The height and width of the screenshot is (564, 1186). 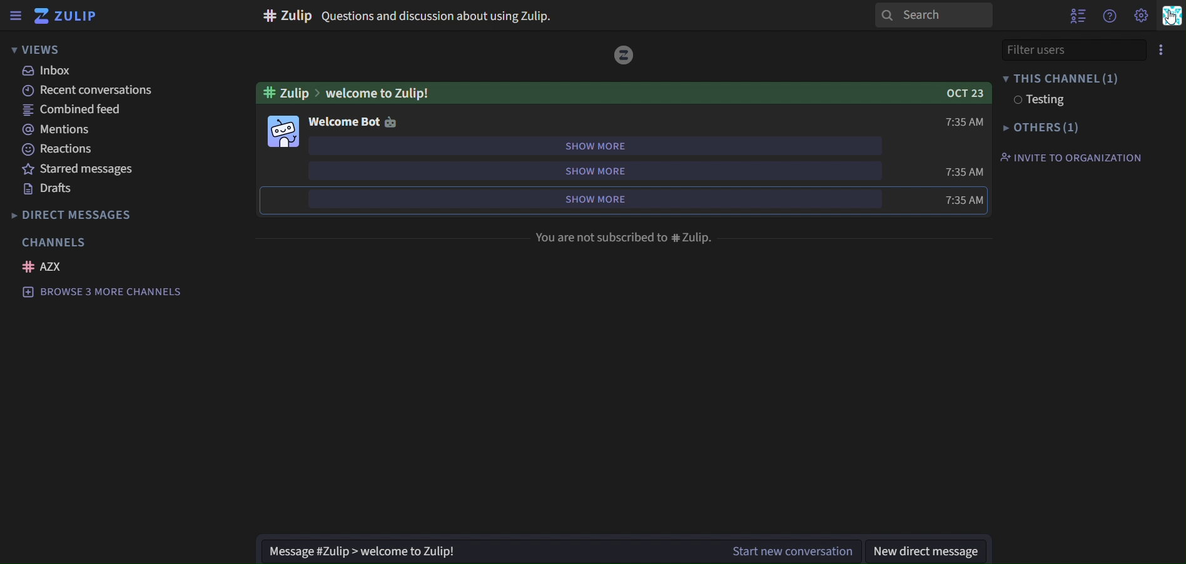 What do you see at coordinates (1110, 16) in the screenshot?
I see `get help` at bounding box center [1110, 16].